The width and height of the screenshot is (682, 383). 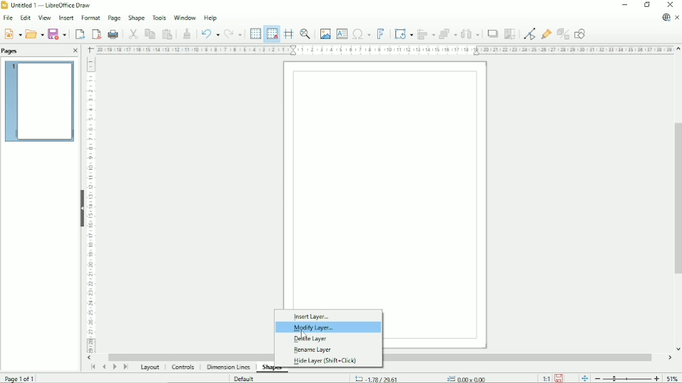 I want to click on Delete layer, so click(x=311, y=339).